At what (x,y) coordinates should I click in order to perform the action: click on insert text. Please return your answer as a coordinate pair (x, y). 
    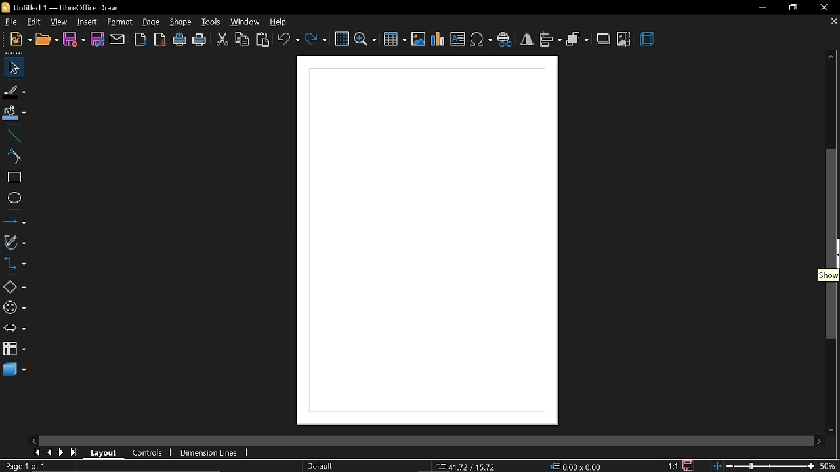
    Looking at the image, I should click on (459, 39).